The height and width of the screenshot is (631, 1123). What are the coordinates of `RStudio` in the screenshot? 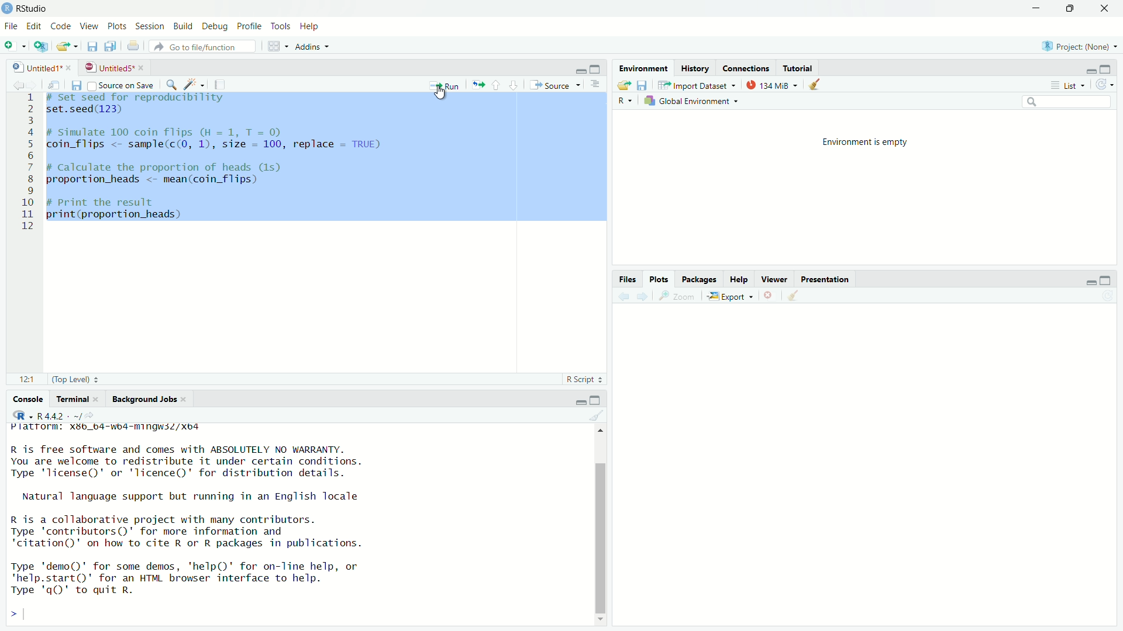 It's located at (33, 7).